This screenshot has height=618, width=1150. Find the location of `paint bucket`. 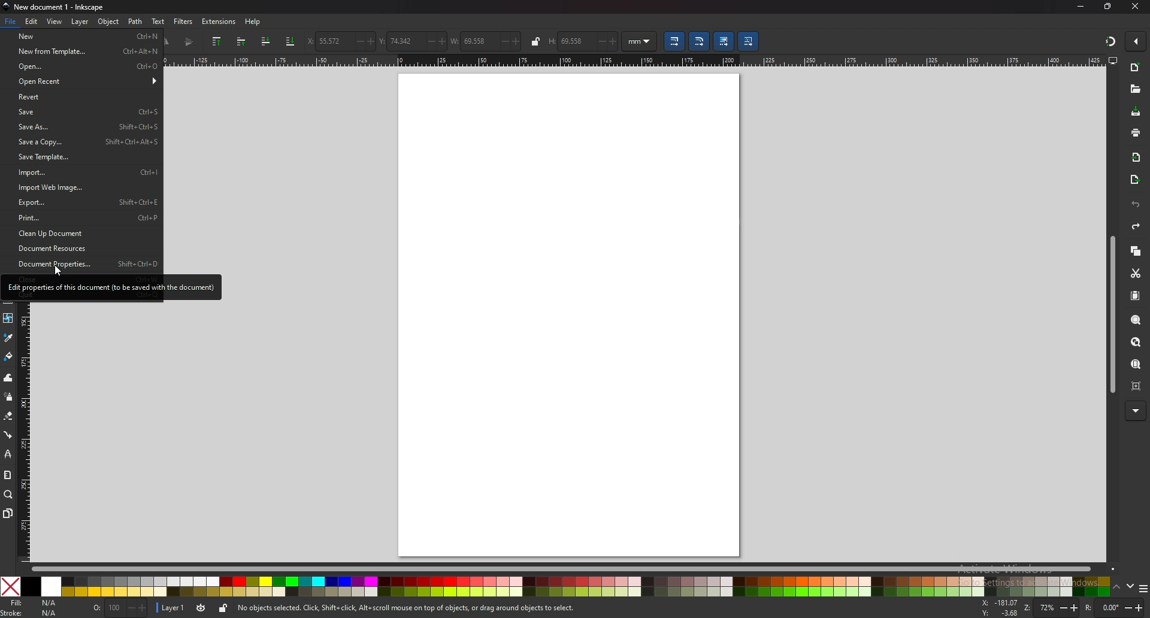

paint bucket is located at coordinates (8, 356).